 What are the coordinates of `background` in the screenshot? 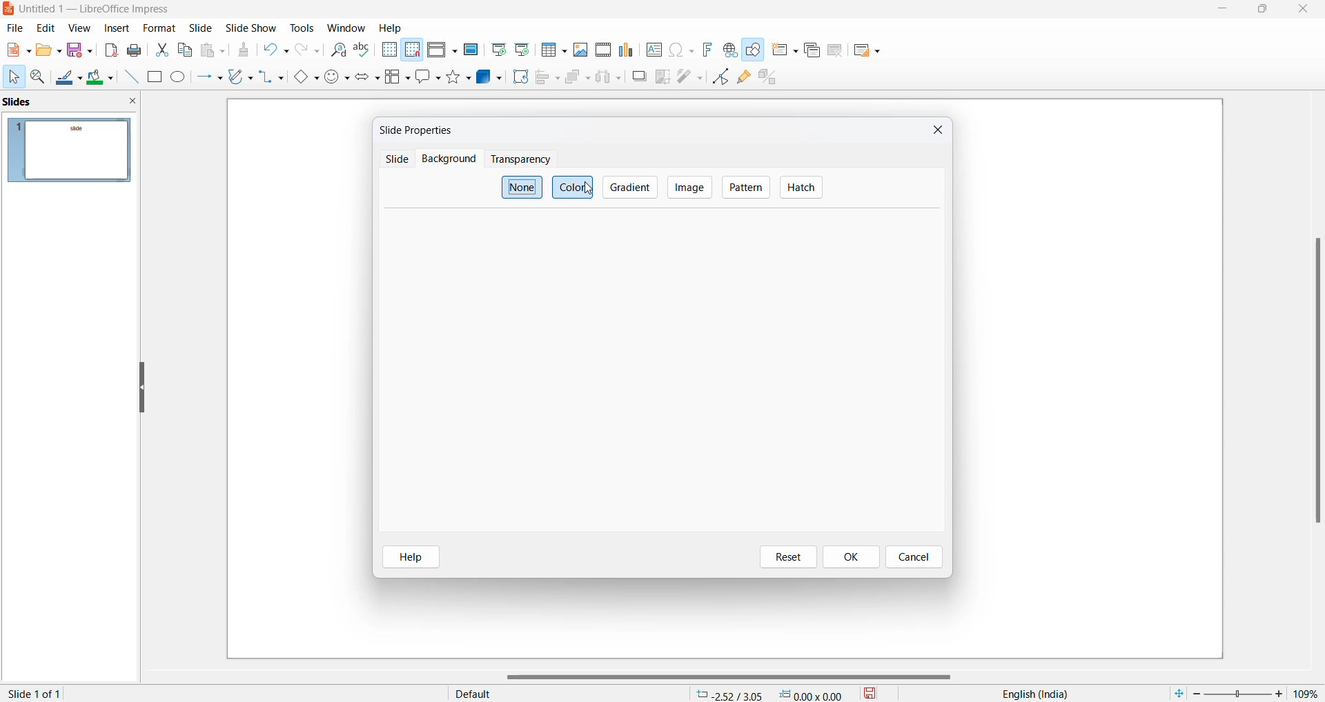 It's located at (446, 159).